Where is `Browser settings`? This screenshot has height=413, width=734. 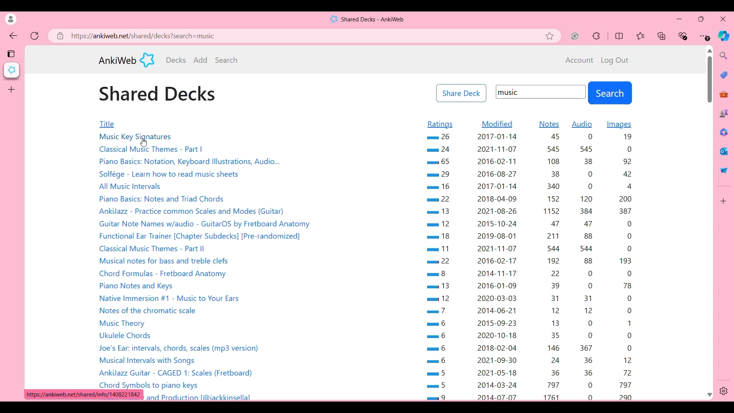
Browser settings is located at coordinates (705, 36).